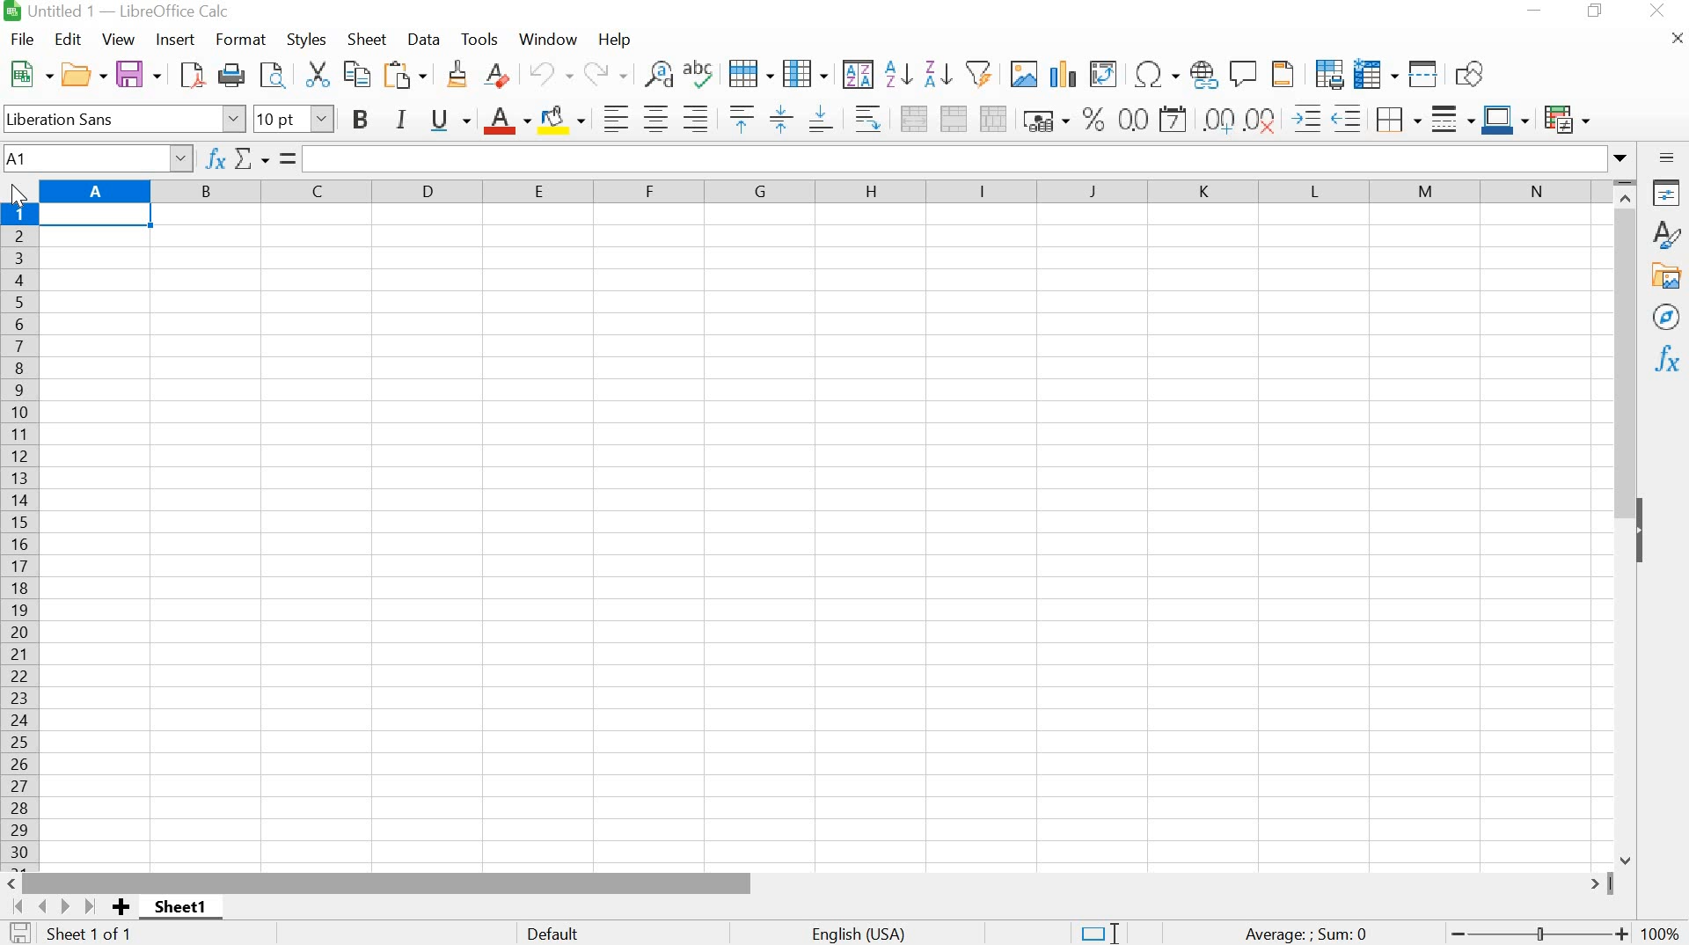 This screenshot has height=945, width=1689. Describe the element at coordinates (1105, 926) in the screenshot. I see `Standard Selection` at that location.